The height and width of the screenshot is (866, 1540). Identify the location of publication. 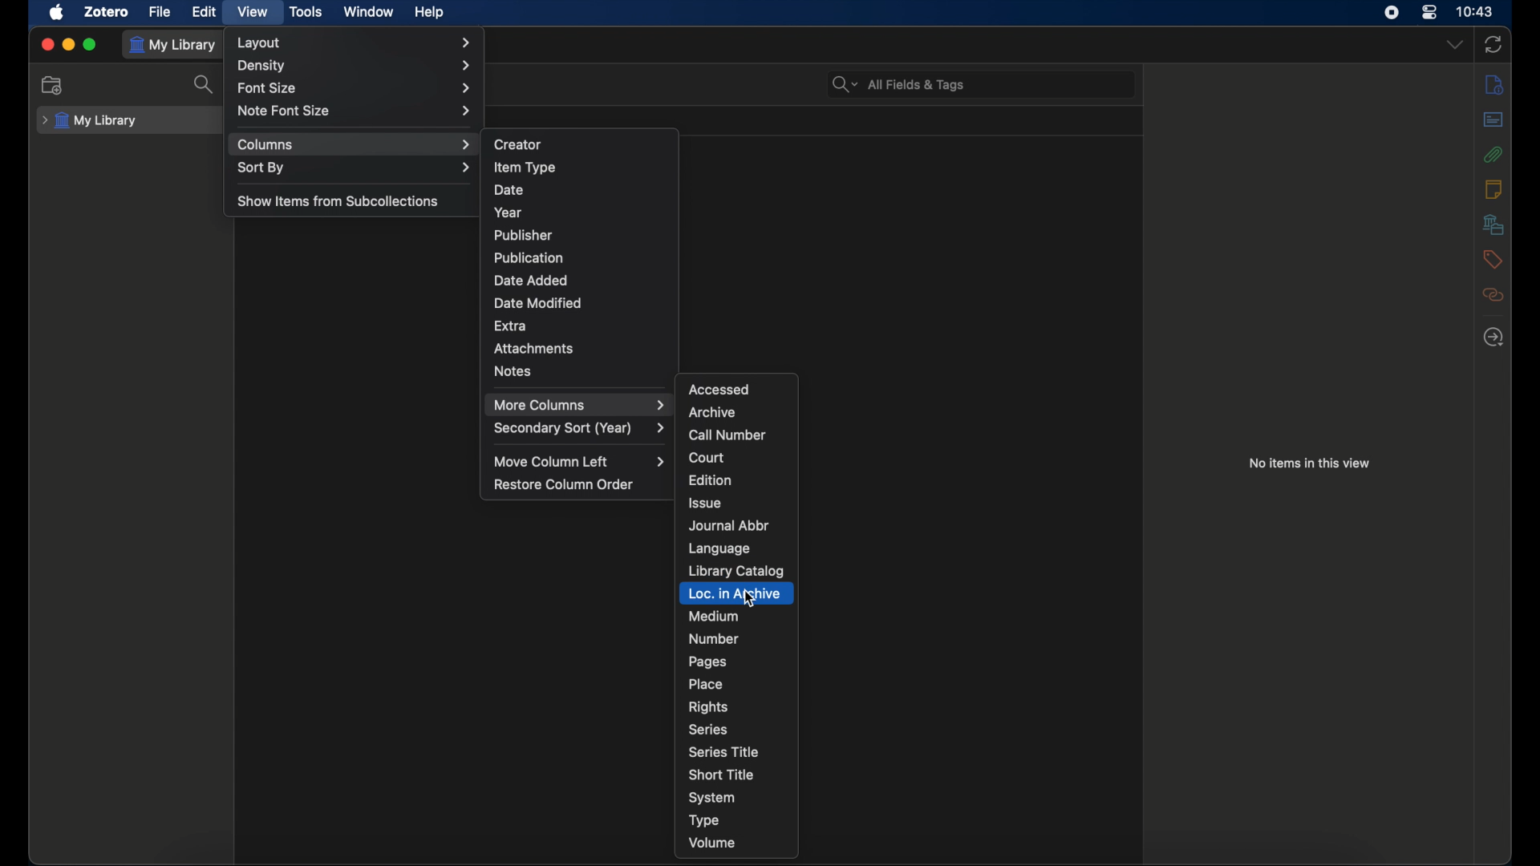
(529, 257).